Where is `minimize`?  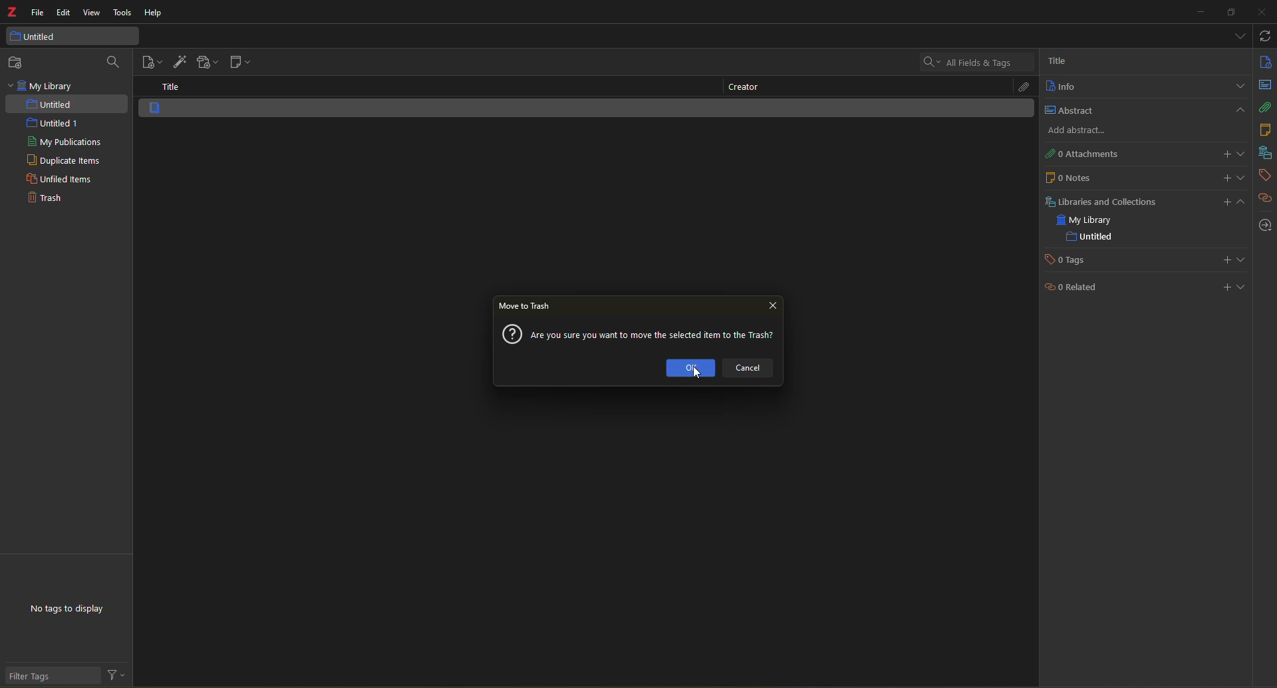
minimize is located at coordinates (1197, 12).